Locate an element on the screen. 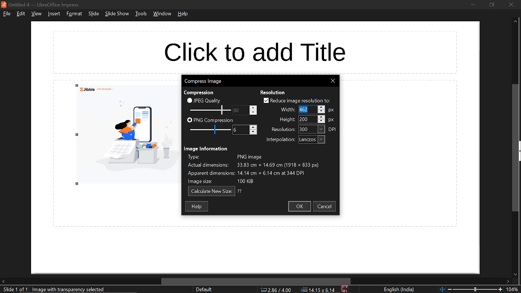 The image size is (521, 293).  width is located at coordinates (307, 109).